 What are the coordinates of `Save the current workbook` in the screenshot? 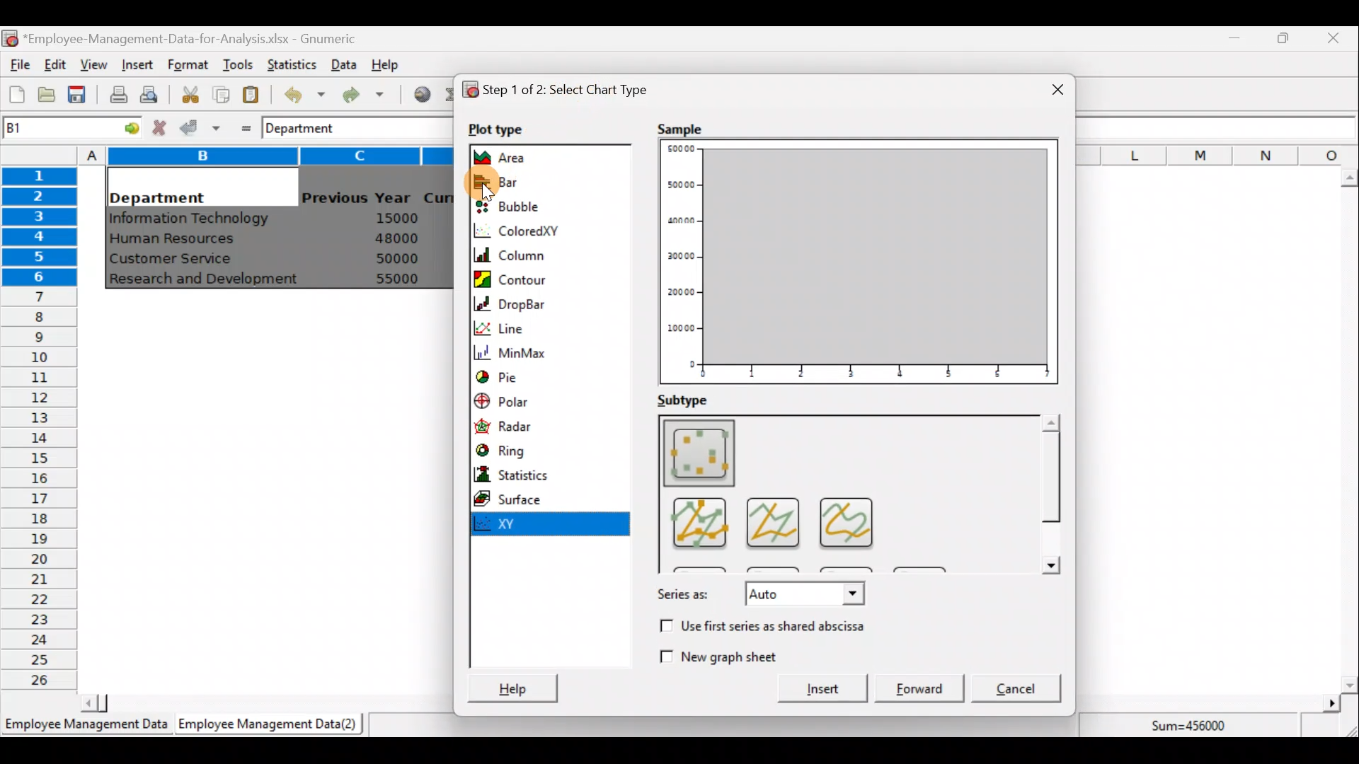 It's located at (81, 97).